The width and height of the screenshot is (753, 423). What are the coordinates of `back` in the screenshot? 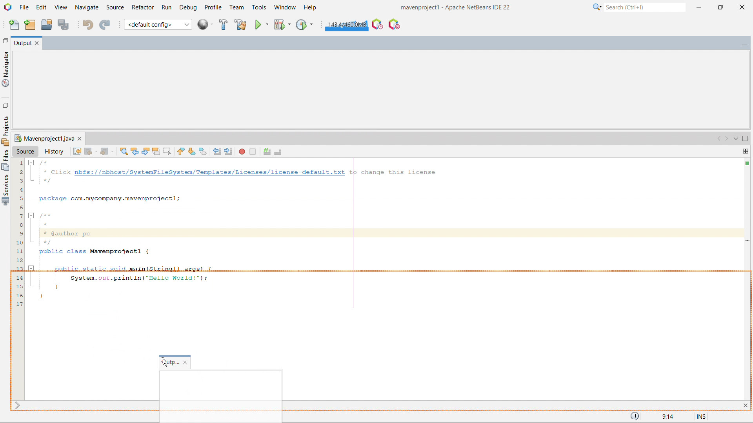 It's located at (91, 151).